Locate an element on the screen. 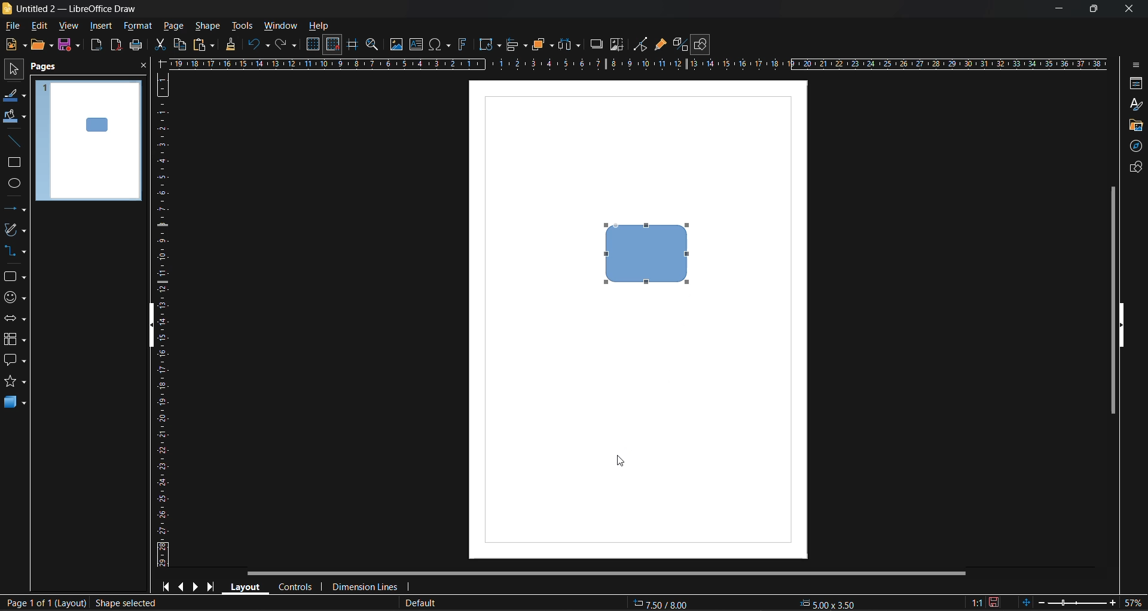 The height and width of the screenshot is (611, 1148). close is located at coordinates (143, 66).